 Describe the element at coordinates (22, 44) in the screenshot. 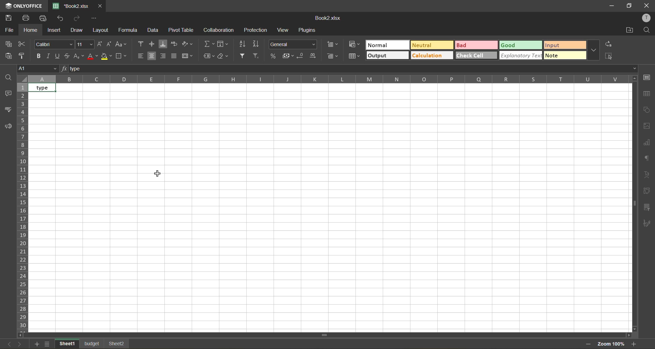

I see `cut` at that location.